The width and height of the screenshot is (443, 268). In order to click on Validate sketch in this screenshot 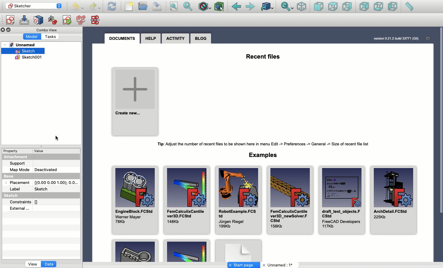, I will do `click(67, 21)`.